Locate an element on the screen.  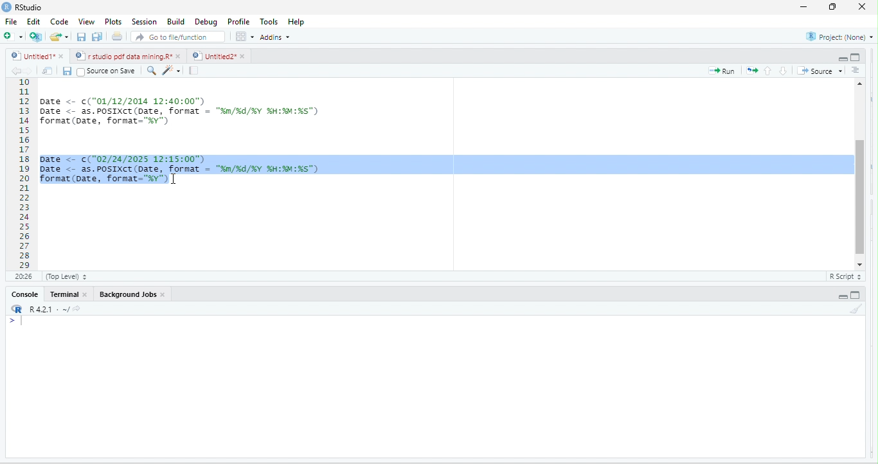
Plots is located at coordinates (113, 22).